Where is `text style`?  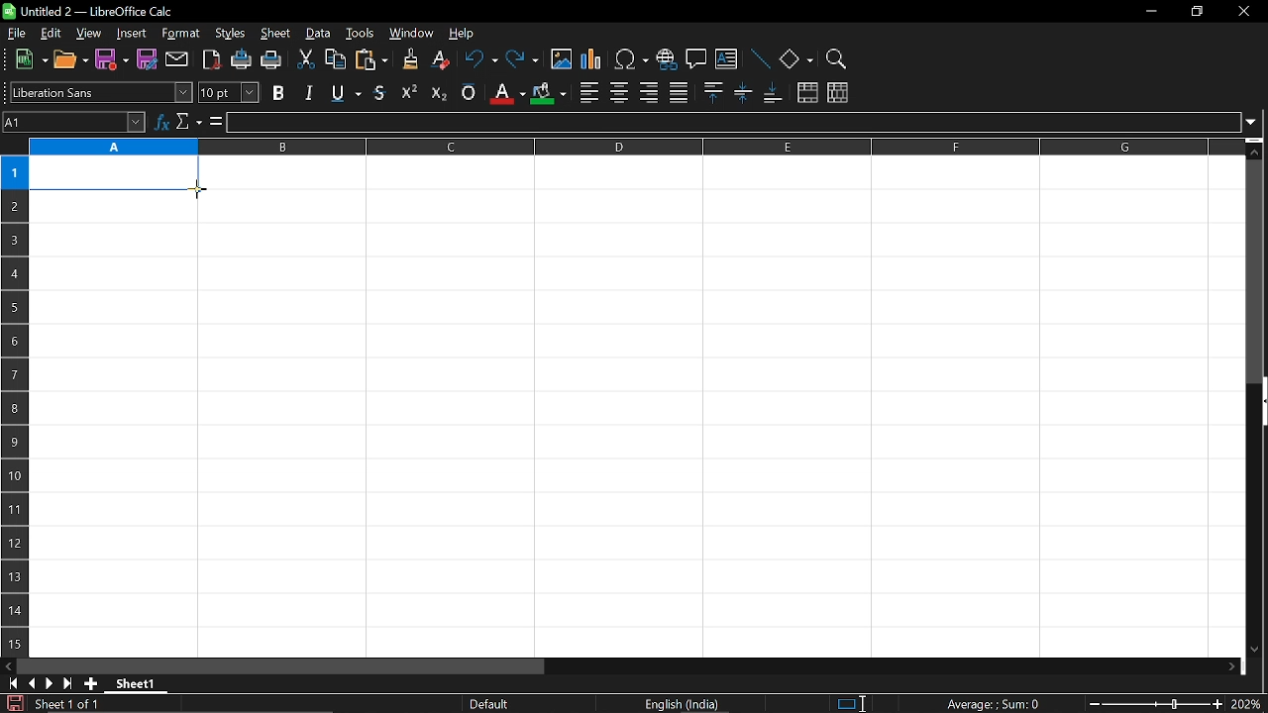
text style is located at coordinates (102, 93).